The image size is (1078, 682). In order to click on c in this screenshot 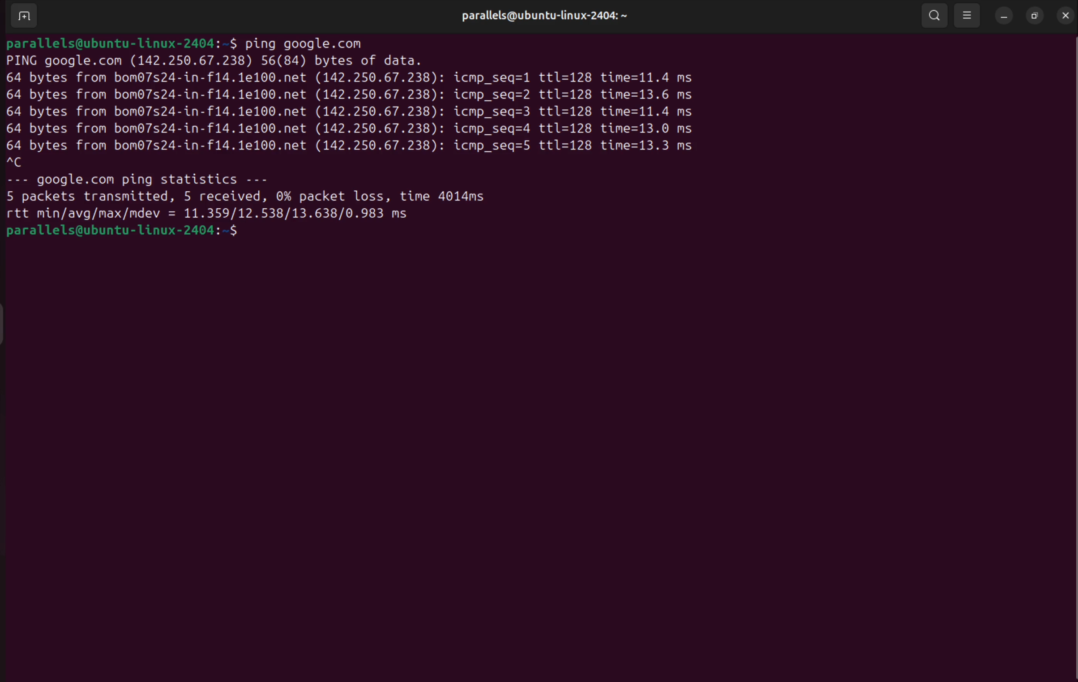, I will do `click(14, 163)`.